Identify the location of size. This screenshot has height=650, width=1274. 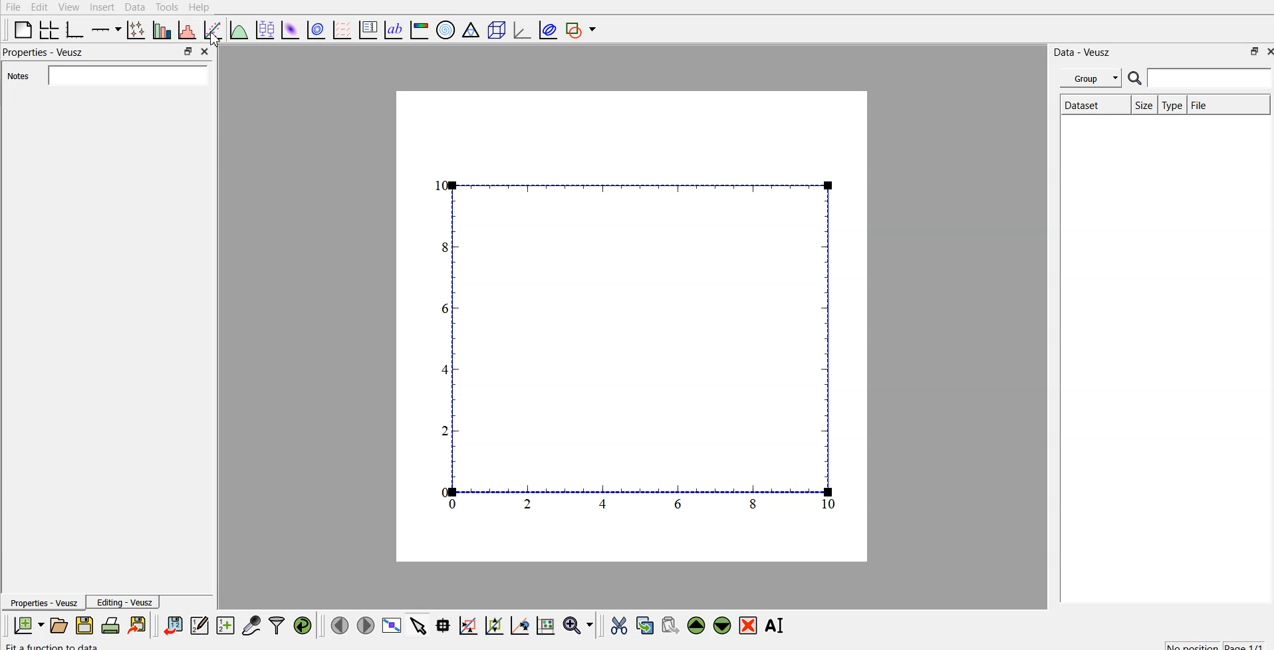
(1143, 104).